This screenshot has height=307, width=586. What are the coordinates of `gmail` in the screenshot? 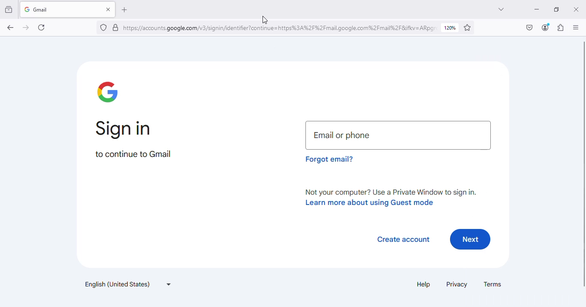 It's located at (53, 9).